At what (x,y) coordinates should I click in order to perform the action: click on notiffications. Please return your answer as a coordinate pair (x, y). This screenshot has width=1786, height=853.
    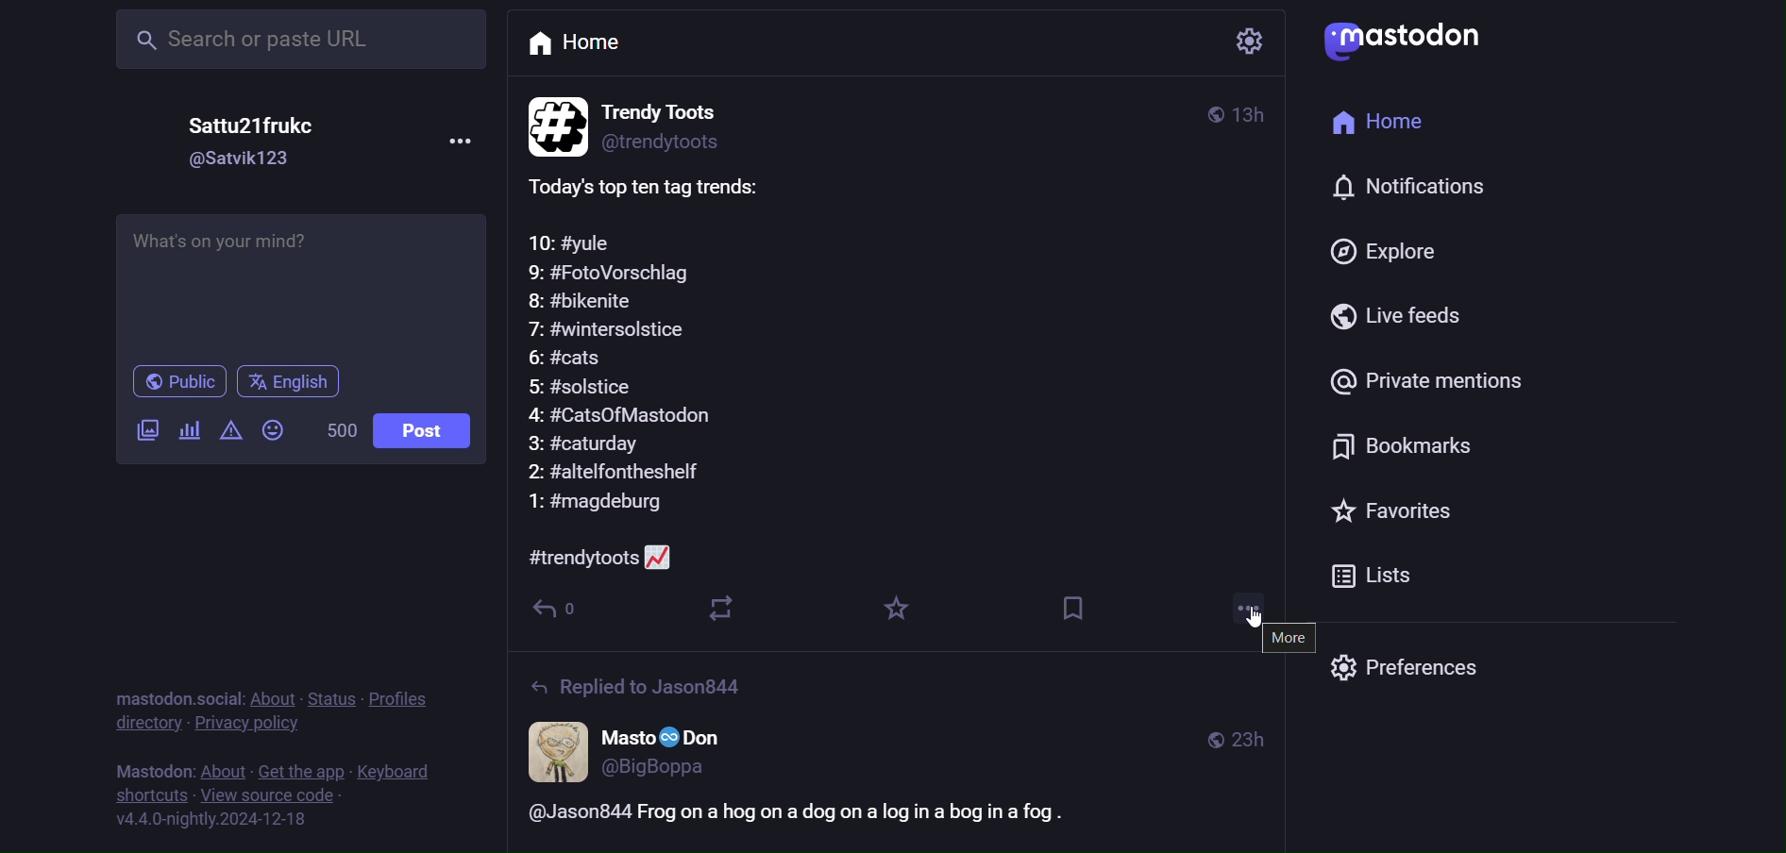
    Looking at the image, I should click on (1398, 190).